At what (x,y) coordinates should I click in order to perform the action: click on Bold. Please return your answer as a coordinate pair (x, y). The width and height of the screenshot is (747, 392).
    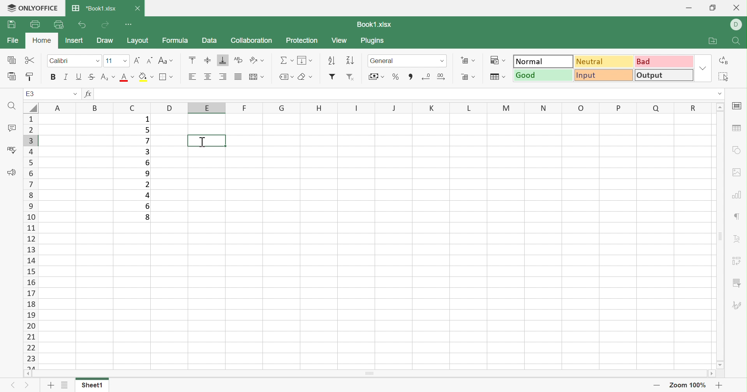
    Looking at the image, I should click on (52, 78).